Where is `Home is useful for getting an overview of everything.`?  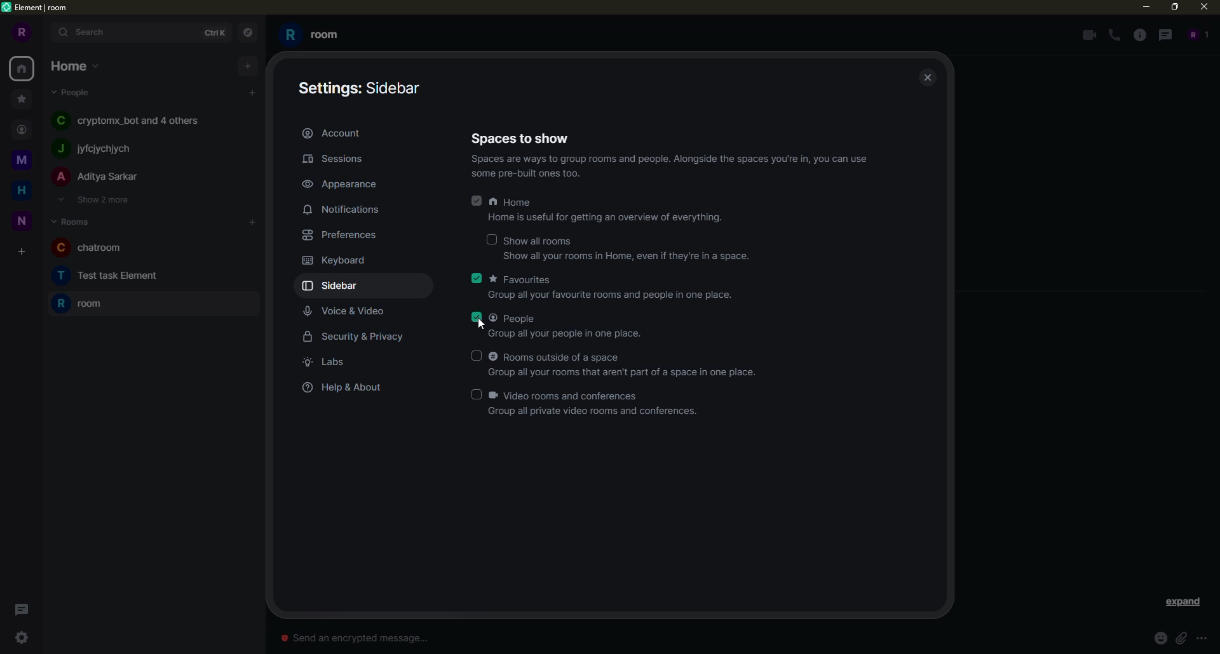 Home is useful for getting an overview of everything. is located at coordinates (592, 220).